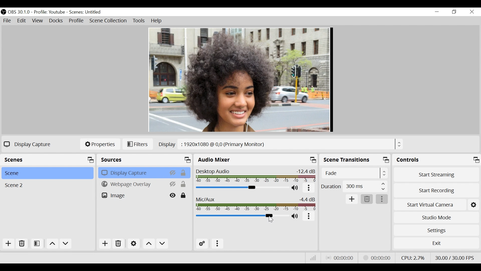 This screenshot has width=481, height=271. Describe the element at coordinates (37, 21) in the screenshot. I see `View` at that location.